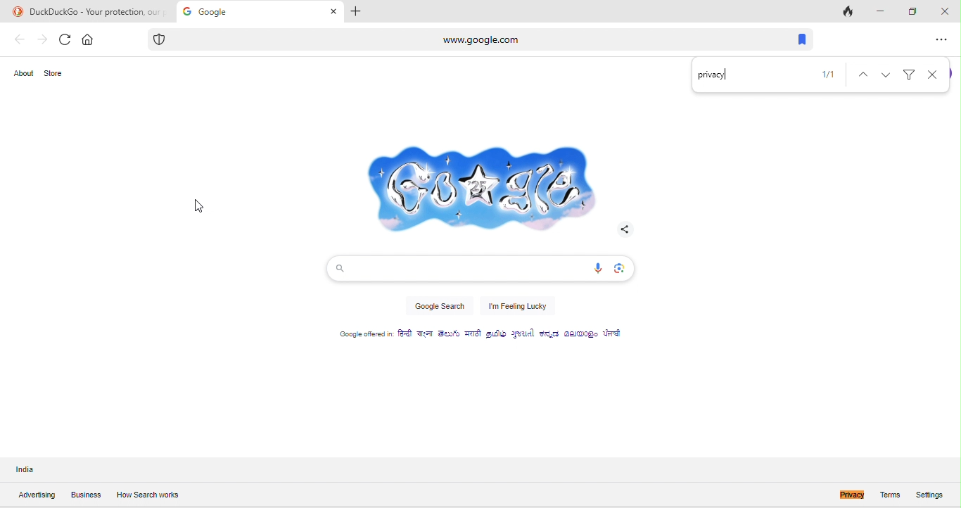 The width and height of the screenshot is (961, 508). What do you see at coordinates (65, 40) in the screenshot?
I see `refresh` at bounding box center [65, 40].